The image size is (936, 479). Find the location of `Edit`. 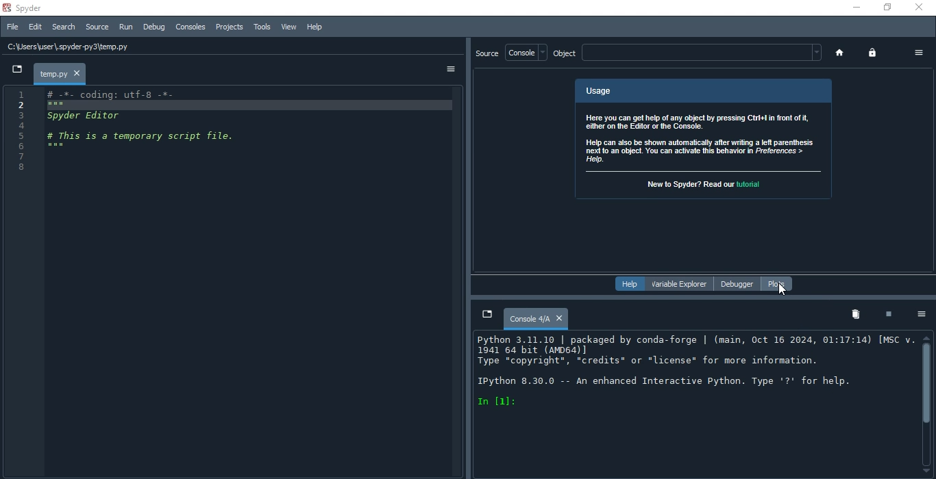

Edit is located at coordinates (34, 27).